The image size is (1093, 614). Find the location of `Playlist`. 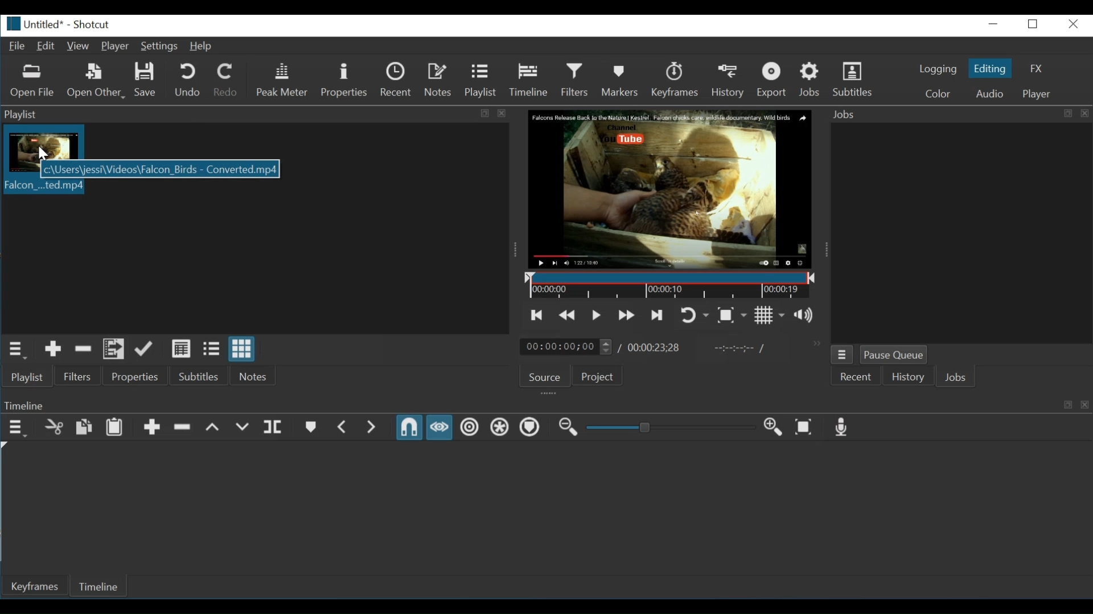

Playlist is located at coordinates (28, 376).